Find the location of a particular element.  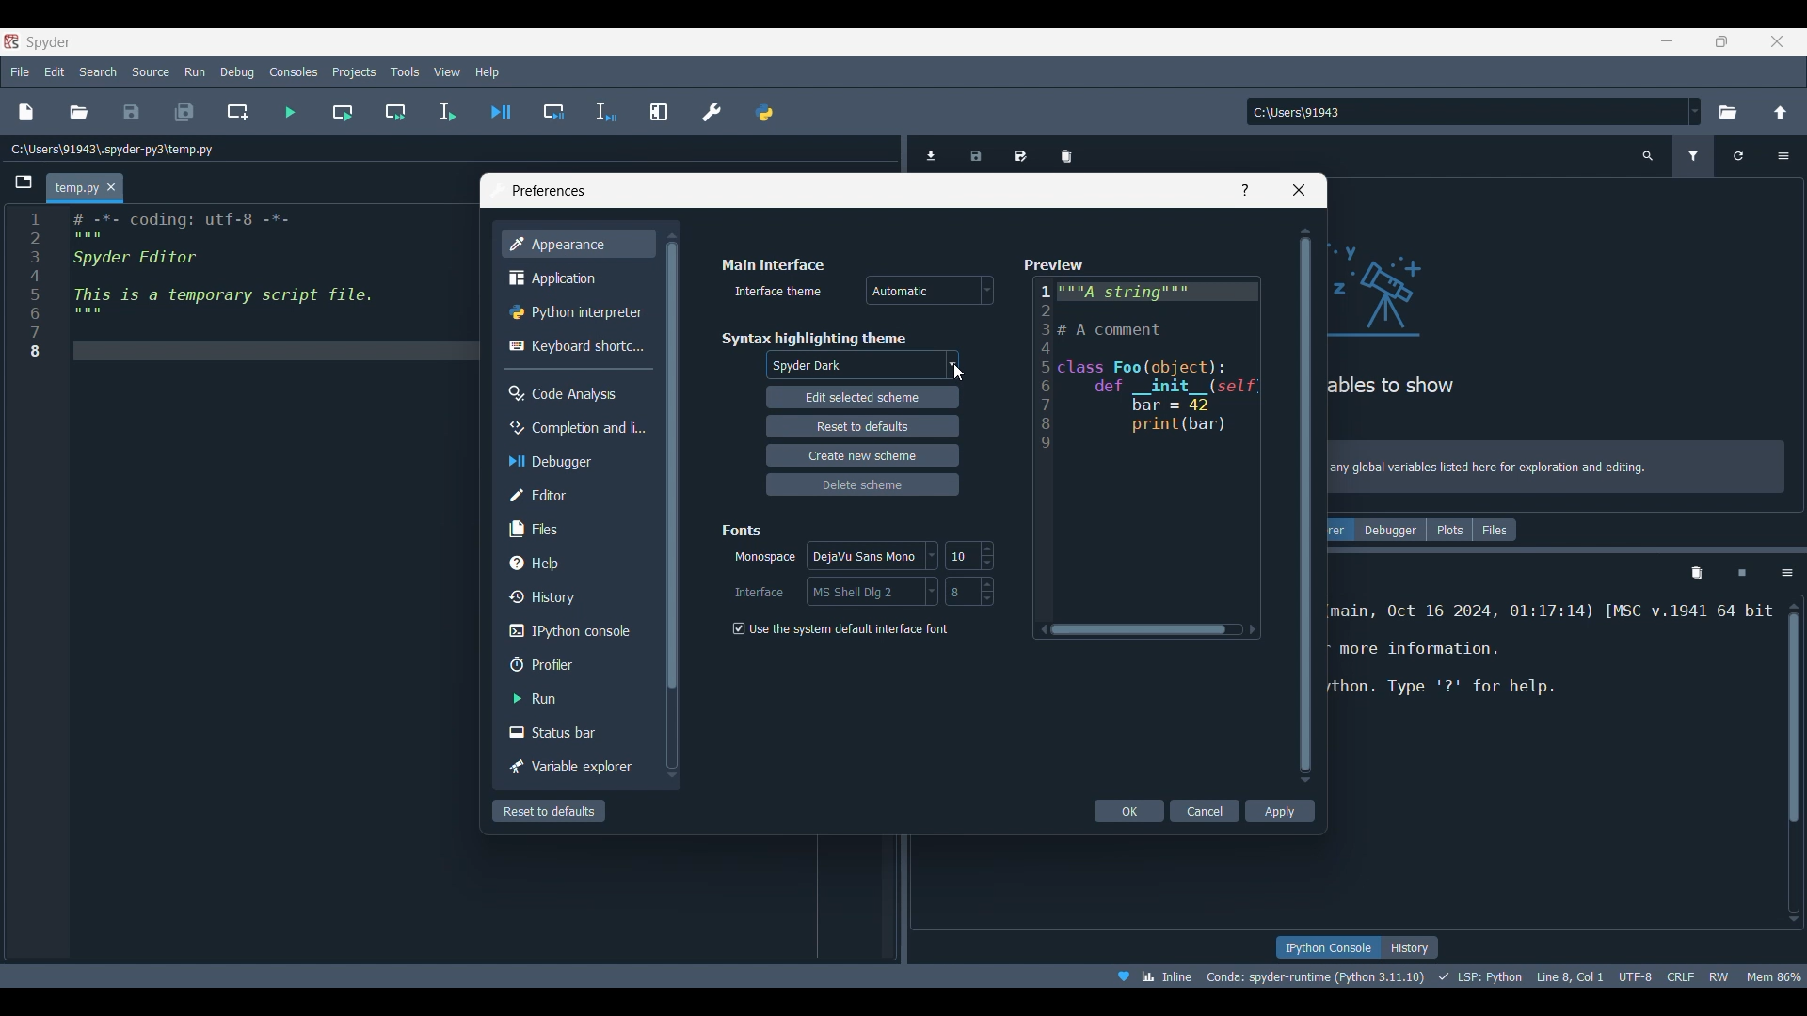

Remove all variables is located at coordinates (1066, 152).